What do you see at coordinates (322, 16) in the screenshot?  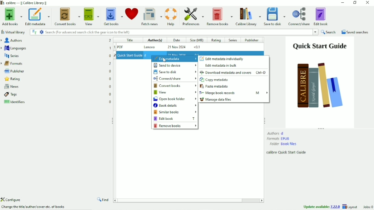 I see `Edit book` at bounding box center [322, 16].